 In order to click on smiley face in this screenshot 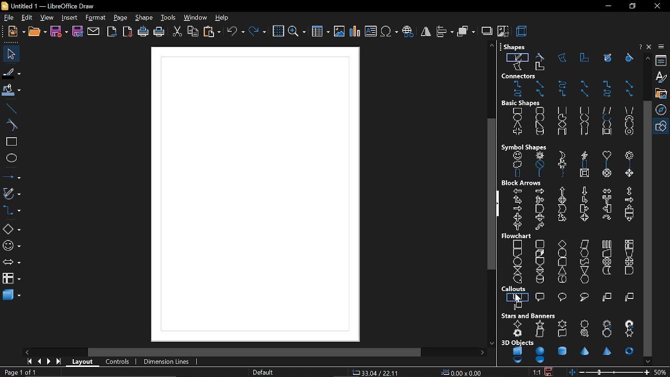, I will do `click(518, 156)`.